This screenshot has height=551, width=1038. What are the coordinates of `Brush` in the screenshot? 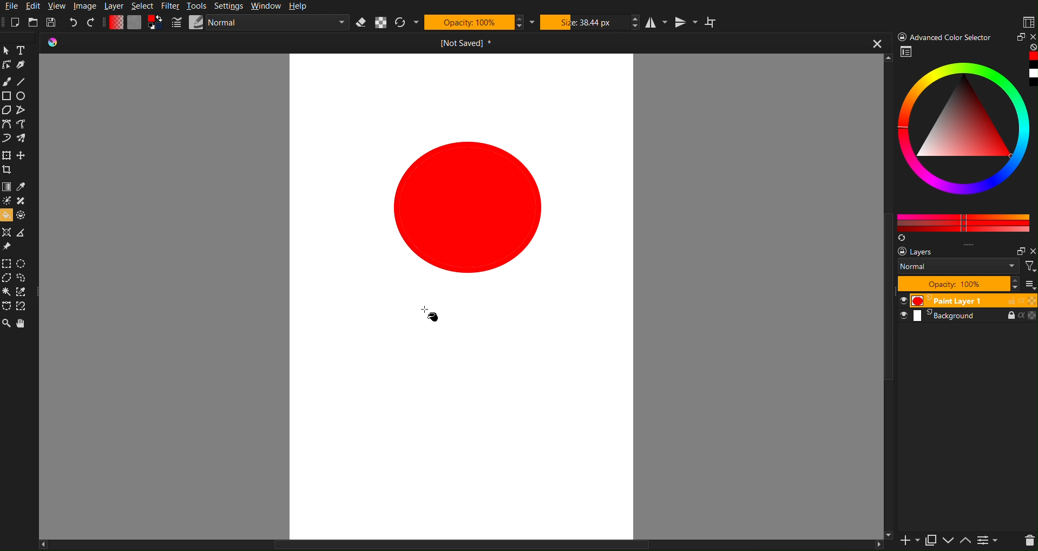 It's located at (7, 82).